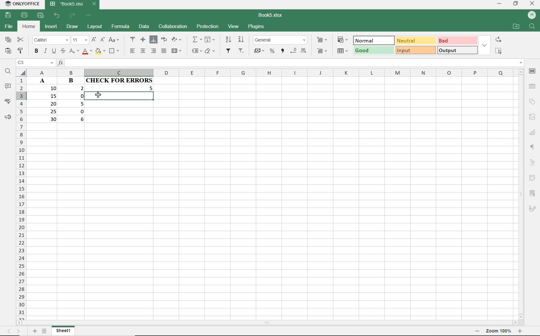 Image resolution: width=540 pixels, height=336 pixels. Describe the element at coordinates (143, 40) in the screenshot. I see `ALIGN MIDDLE` at that location.